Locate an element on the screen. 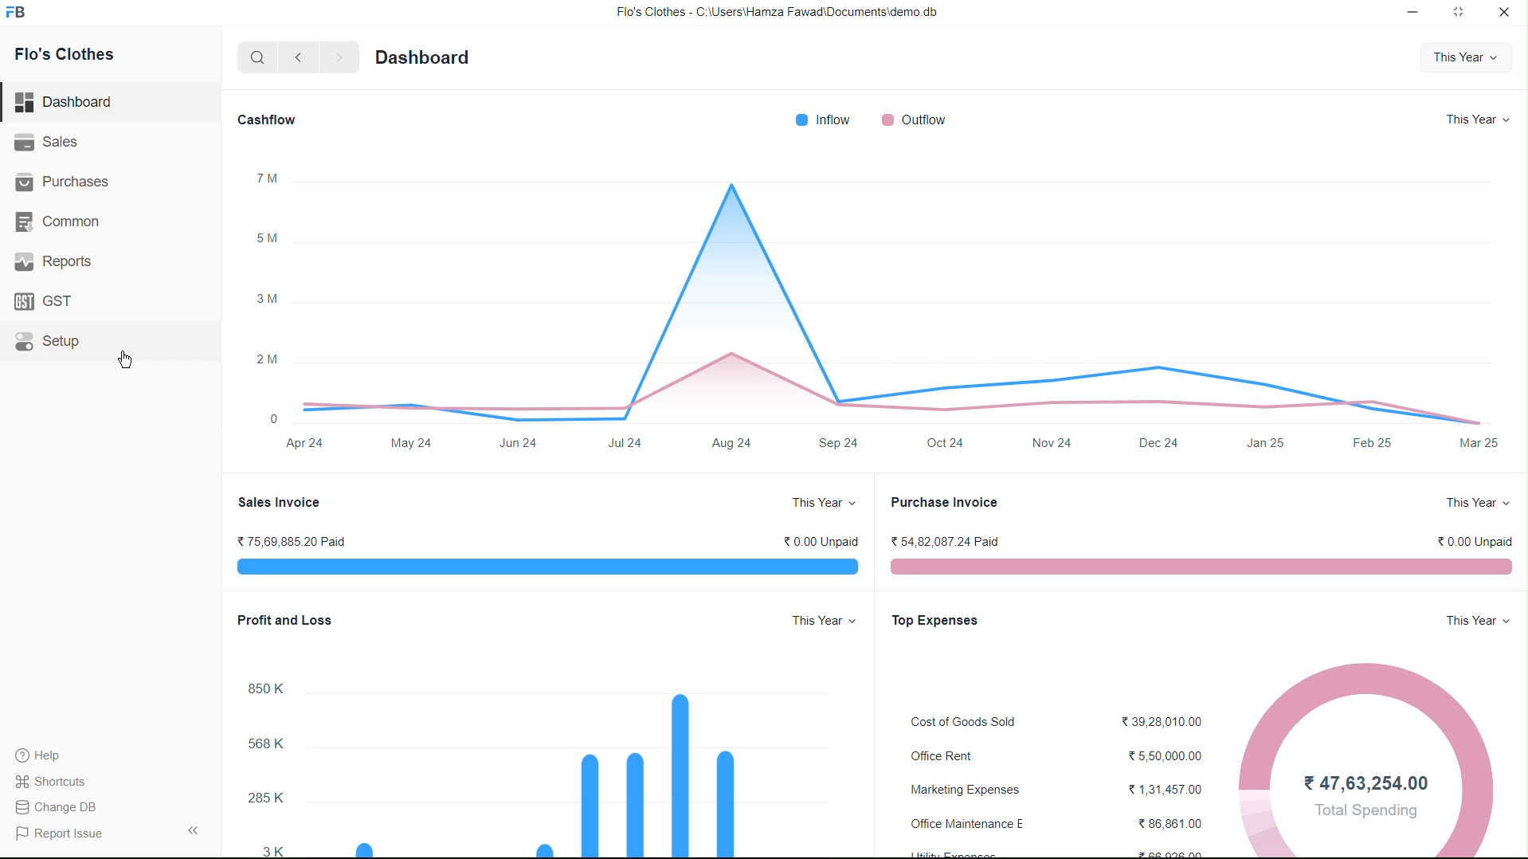  Cashflow is located at coordinates (264, 120).